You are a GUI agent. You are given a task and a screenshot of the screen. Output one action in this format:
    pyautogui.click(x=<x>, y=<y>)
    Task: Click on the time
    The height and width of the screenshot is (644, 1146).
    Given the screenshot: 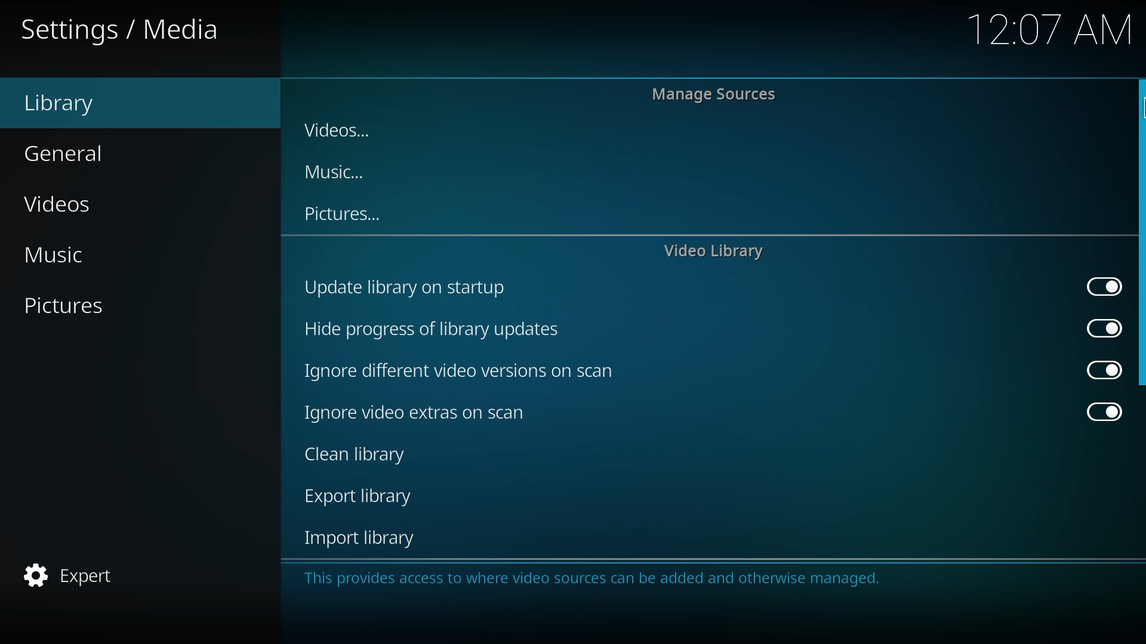 What is the action you would take?
    pyautogui.click(x=1052, y=29)
    